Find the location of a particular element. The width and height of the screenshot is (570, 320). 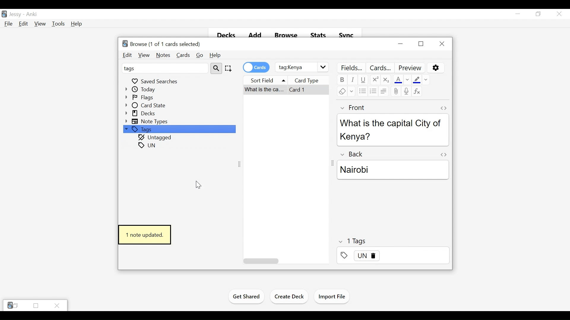

Saved Searches is located at coordinates (156, 81).